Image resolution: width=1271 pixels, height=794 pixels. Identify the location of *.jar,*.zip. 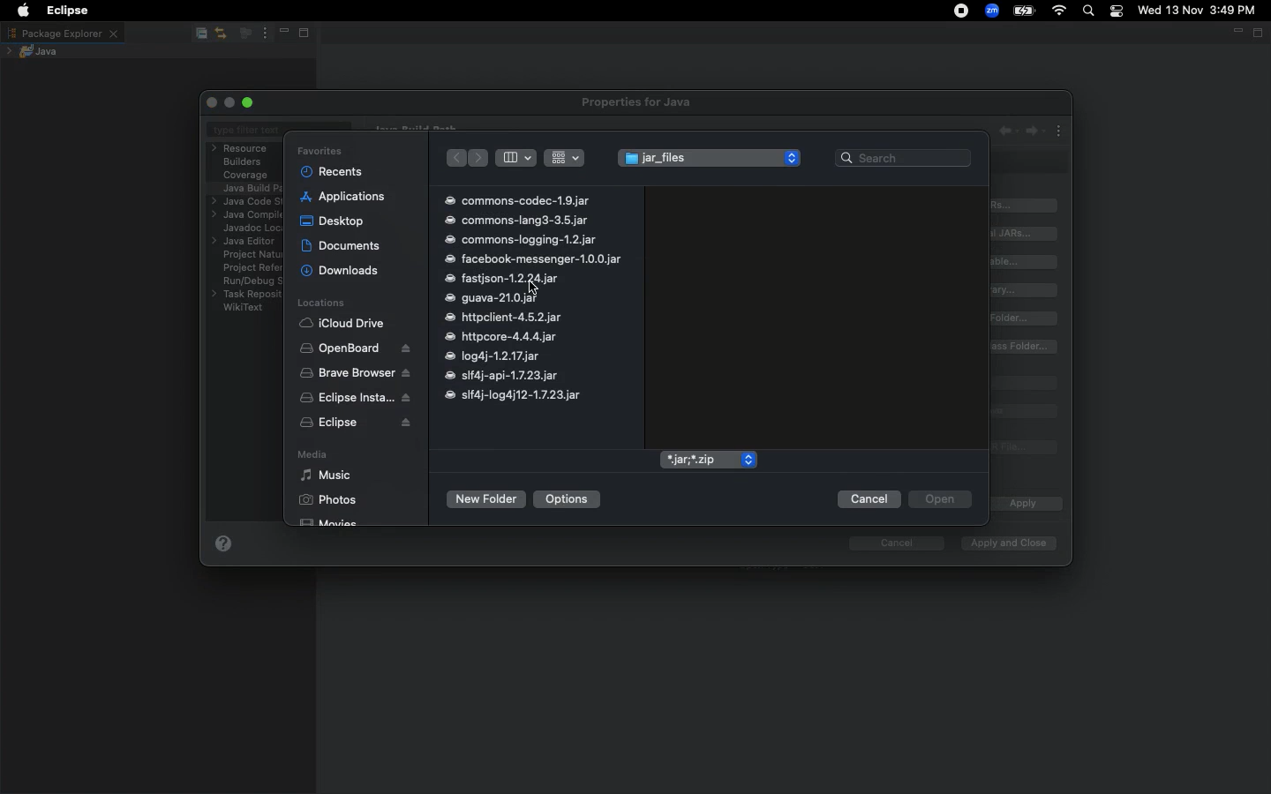
(698, 460).